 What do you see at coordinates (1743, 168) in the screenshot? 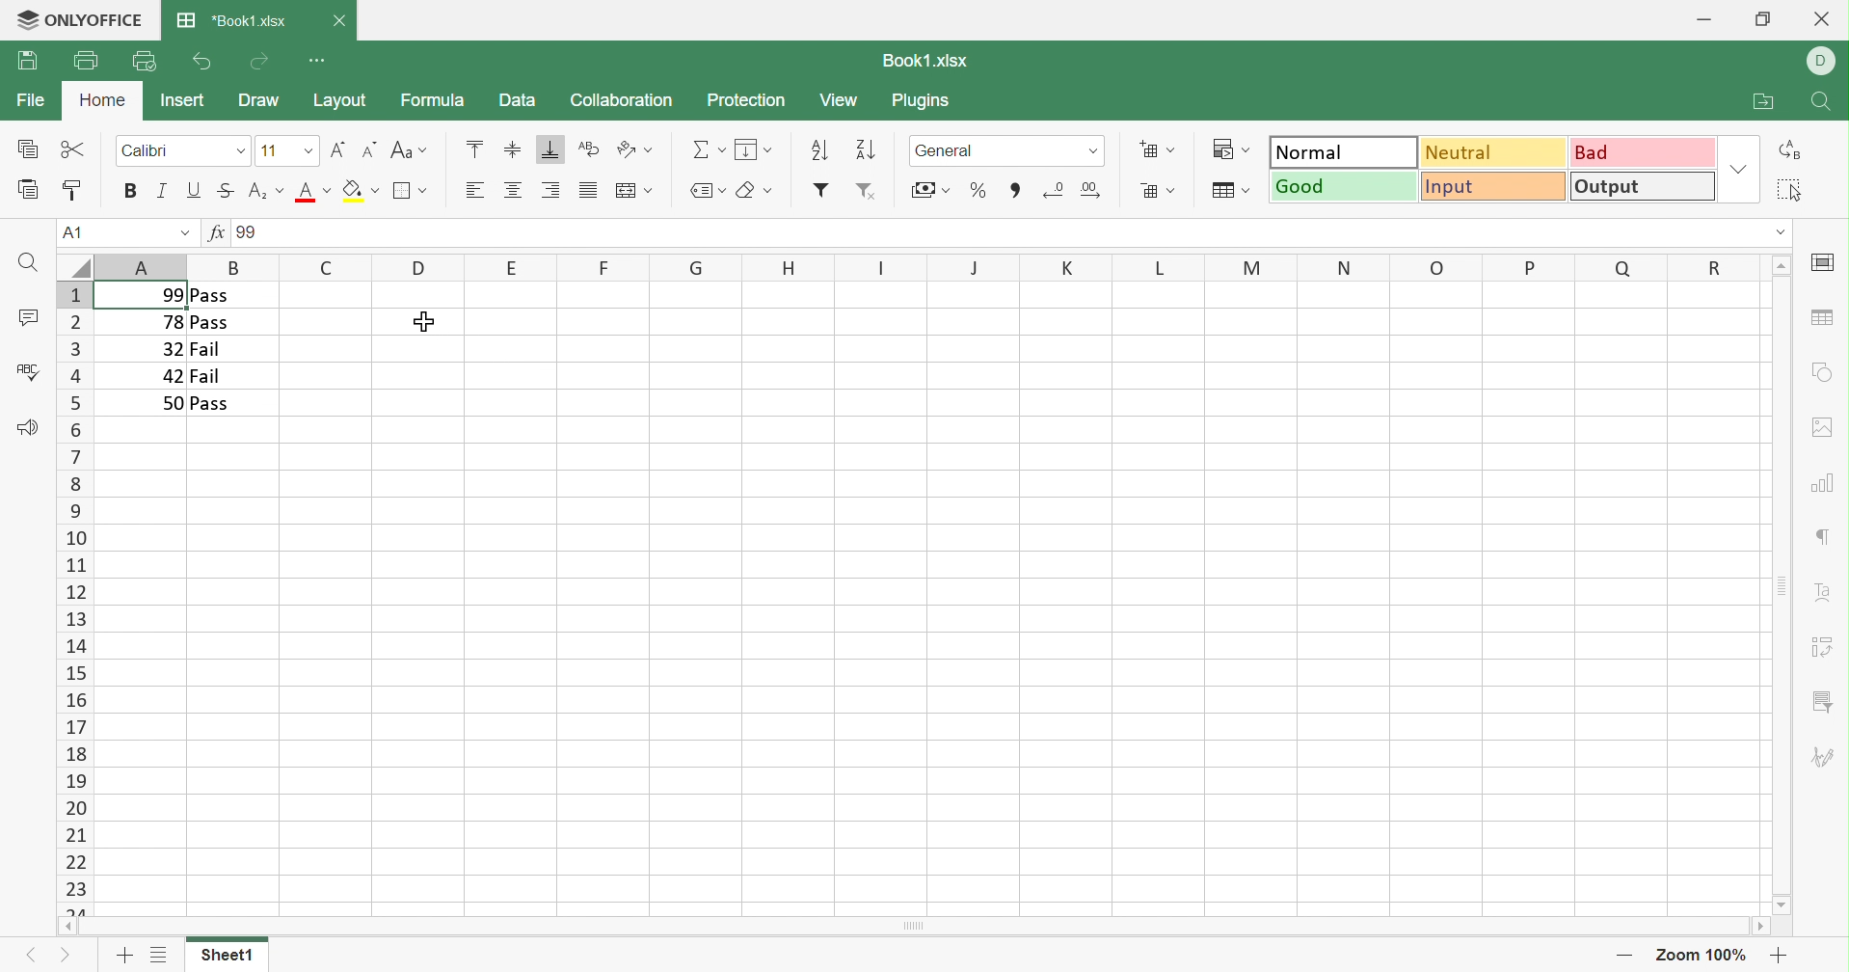
I see `Drop down` at bounding box center [1743, 168].